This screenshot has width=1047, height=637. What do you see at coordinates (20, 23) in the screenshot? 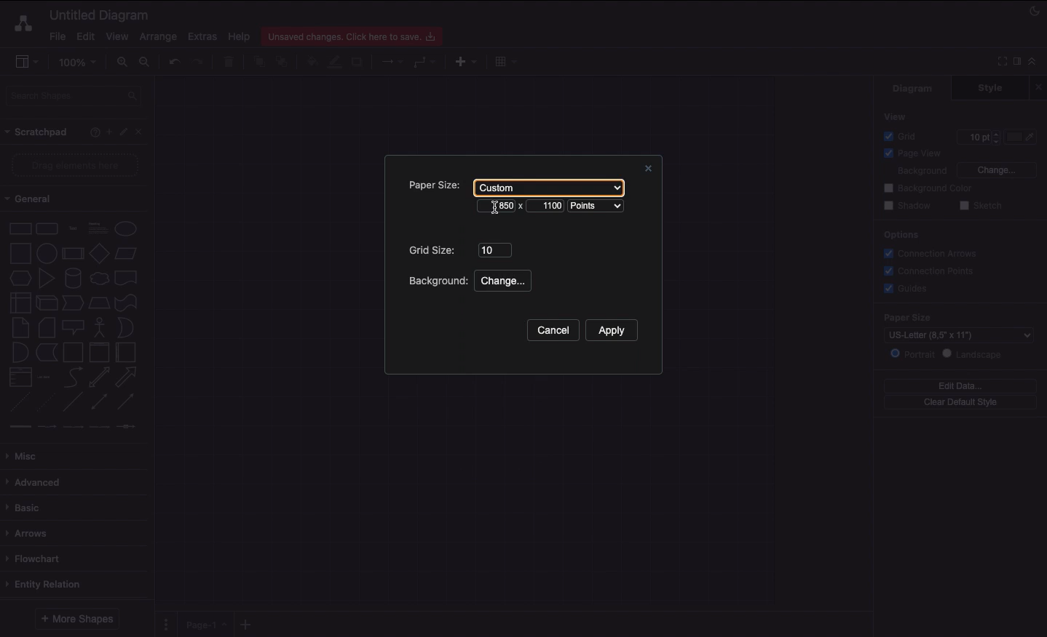
I see `Draw.io` at bounding box center [20, 23].